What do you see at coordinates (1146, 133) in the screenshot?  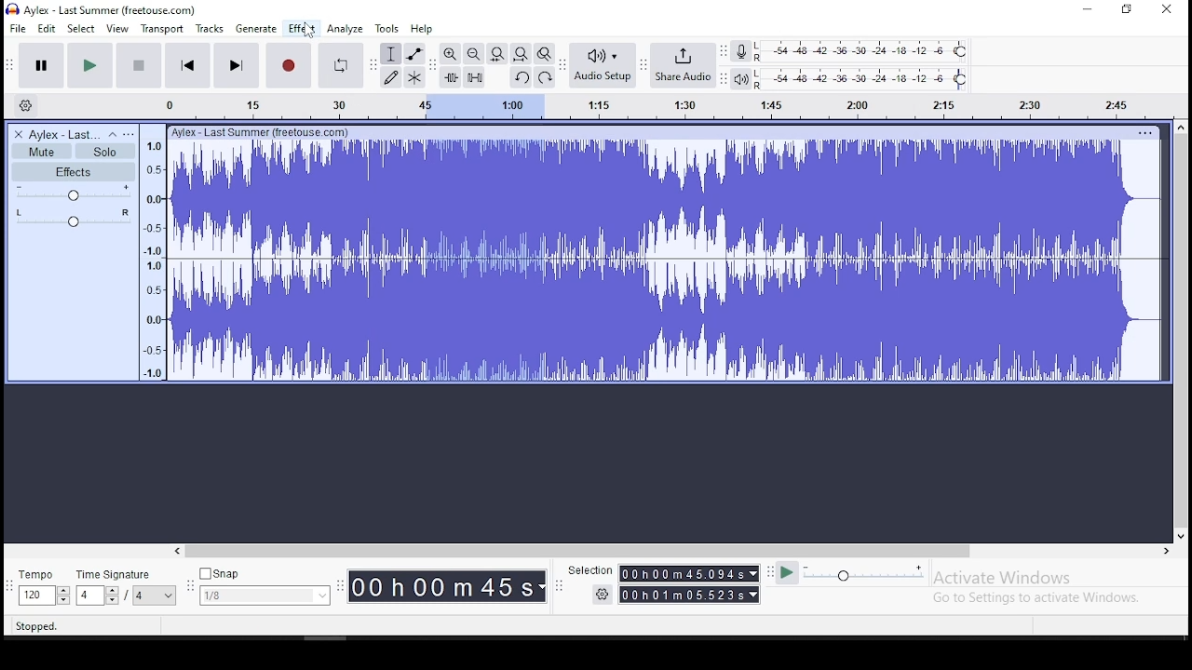 I see `track options` at bounding box center [1146, 133].